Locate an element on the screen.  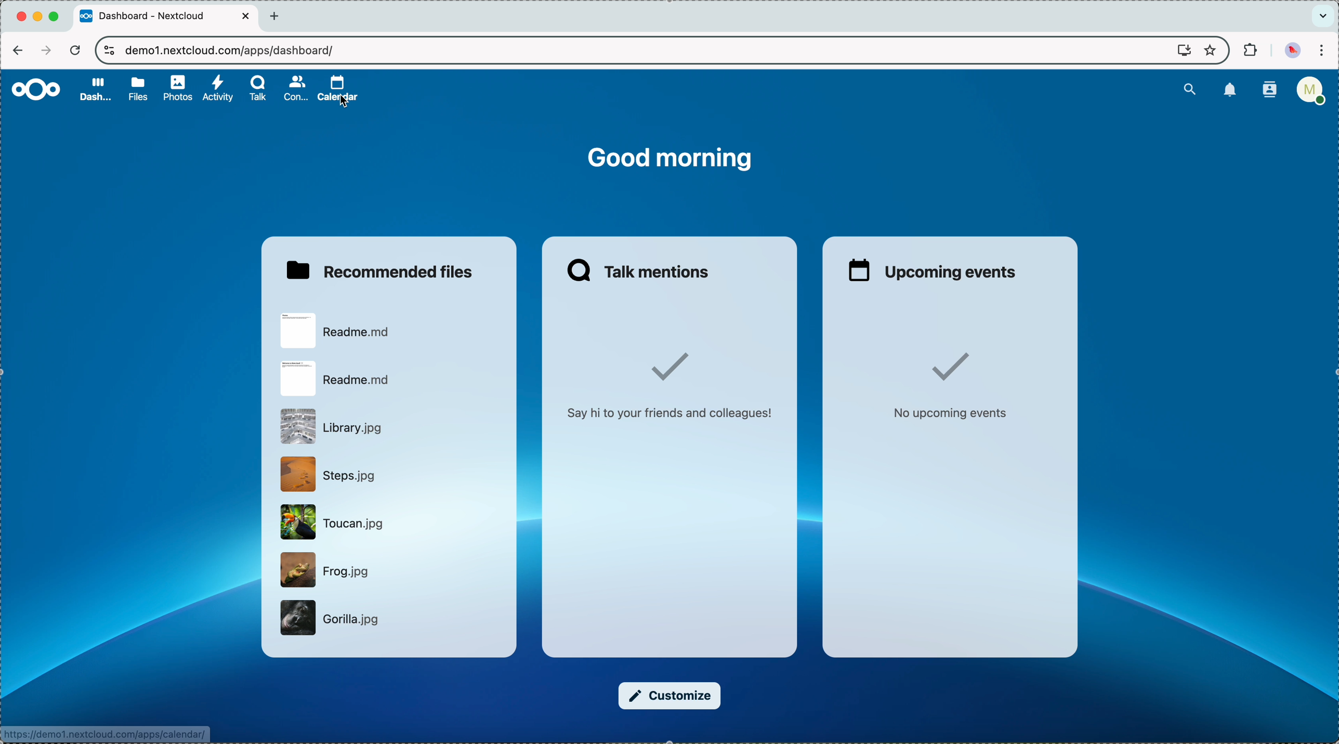
screen is located at coordinates (1179, 51).